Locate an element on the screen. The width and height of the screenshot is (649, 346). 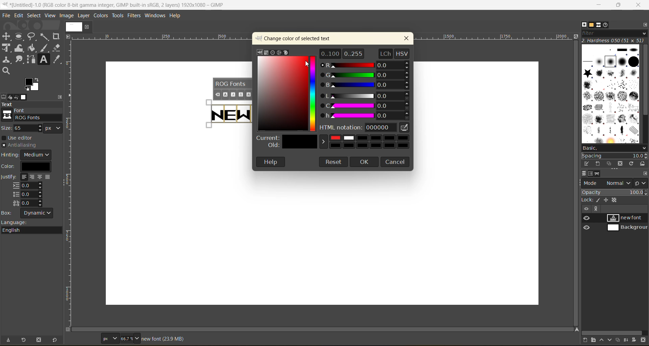
use editor is located at coordinates (21, 138).